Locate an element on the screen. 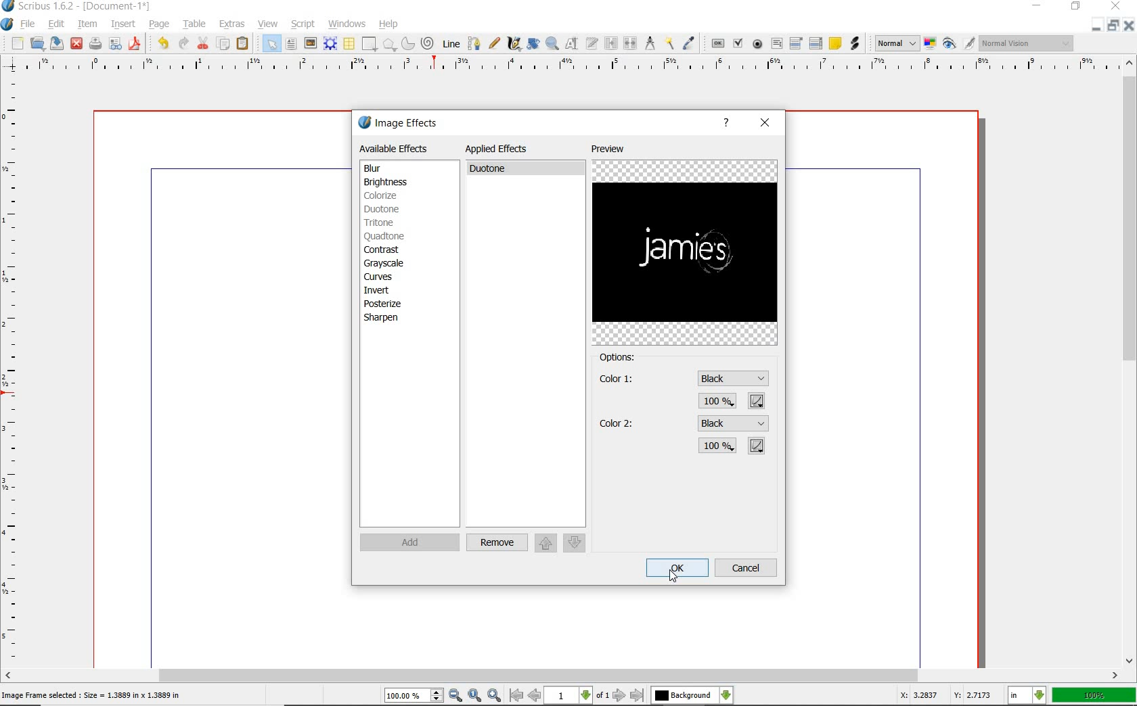 This screenshot has height=706, width=1137. close is located at coordinates (78, 43).